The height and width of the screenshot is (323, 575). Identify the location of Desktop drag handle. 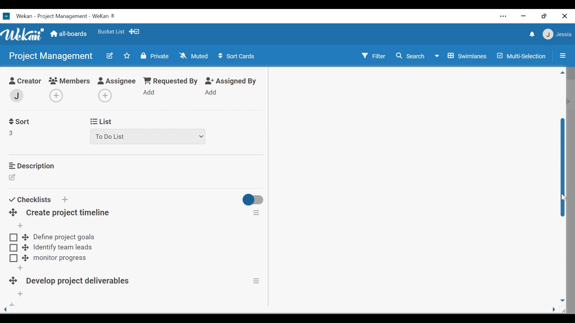
(25, 258).